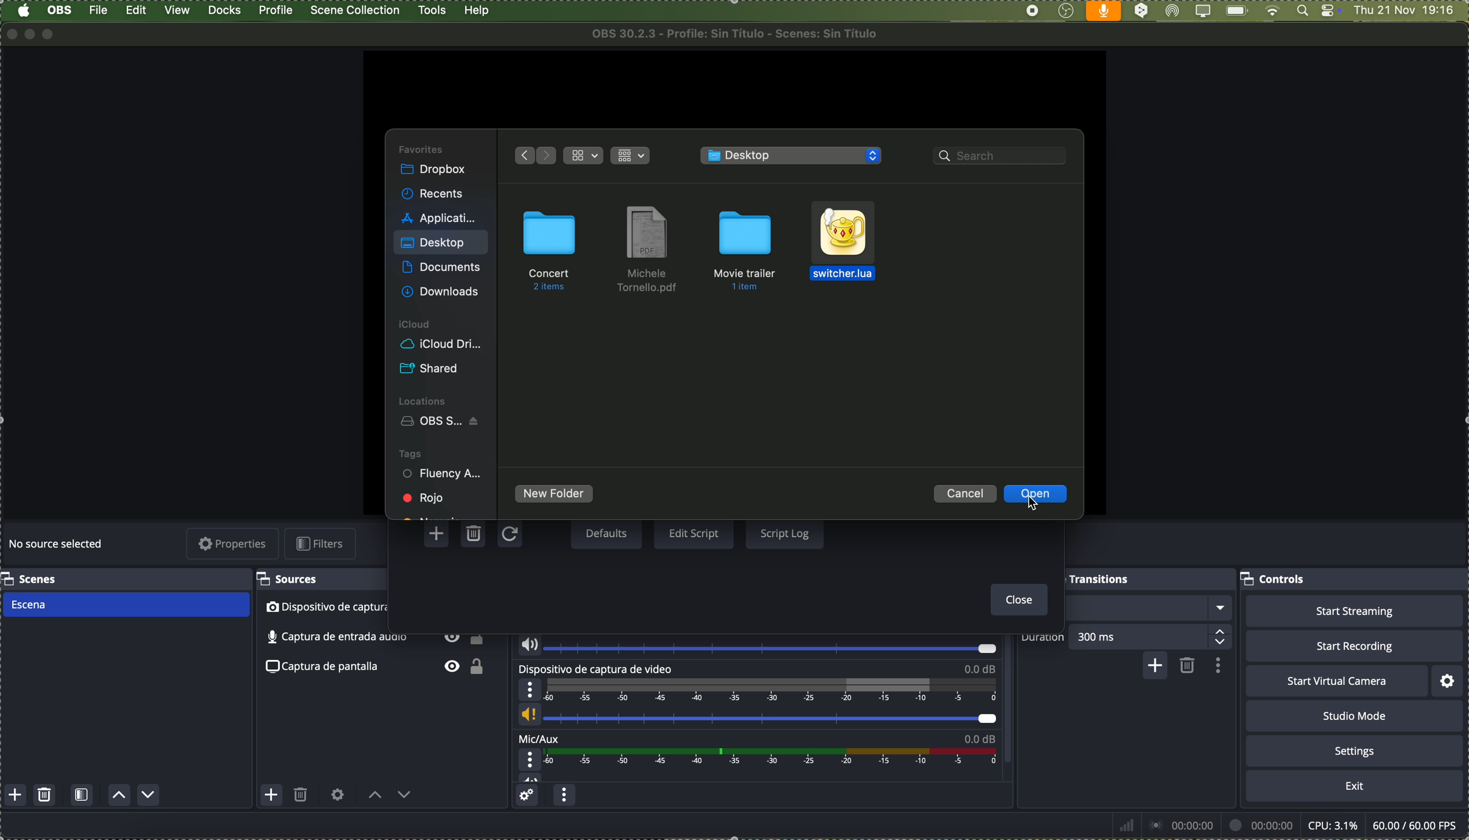 Image resolution: width=1469 pixels, height=840 pixels. I want to click on navigate arrows, so click(533, 154).